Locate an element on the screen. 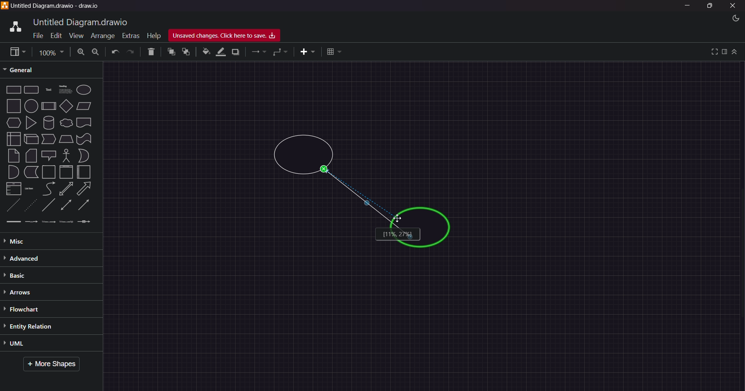 The image size is (745, 391). view full screen is located at coordinates (713, 51).